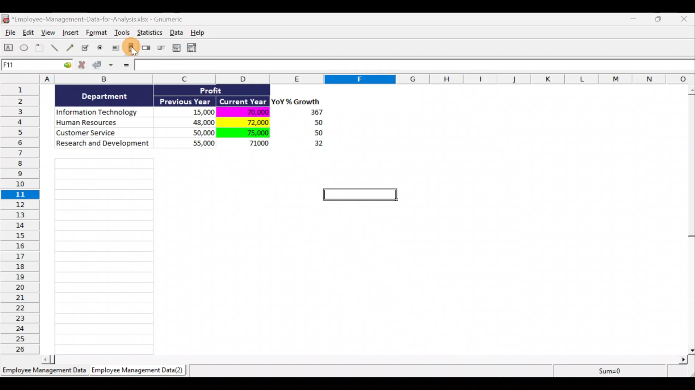 The image size is (695, 390). Describe the element at coordinates (195, 48) in the screenshot. I see `Create a combo box` at that location.